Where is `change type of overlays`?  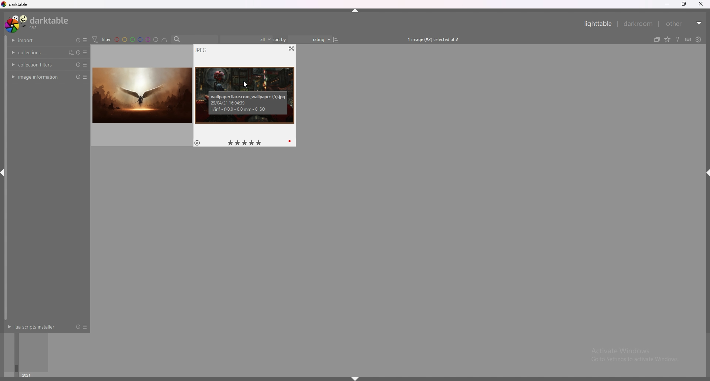
change type of overlays is located at coordinates (667, 40).